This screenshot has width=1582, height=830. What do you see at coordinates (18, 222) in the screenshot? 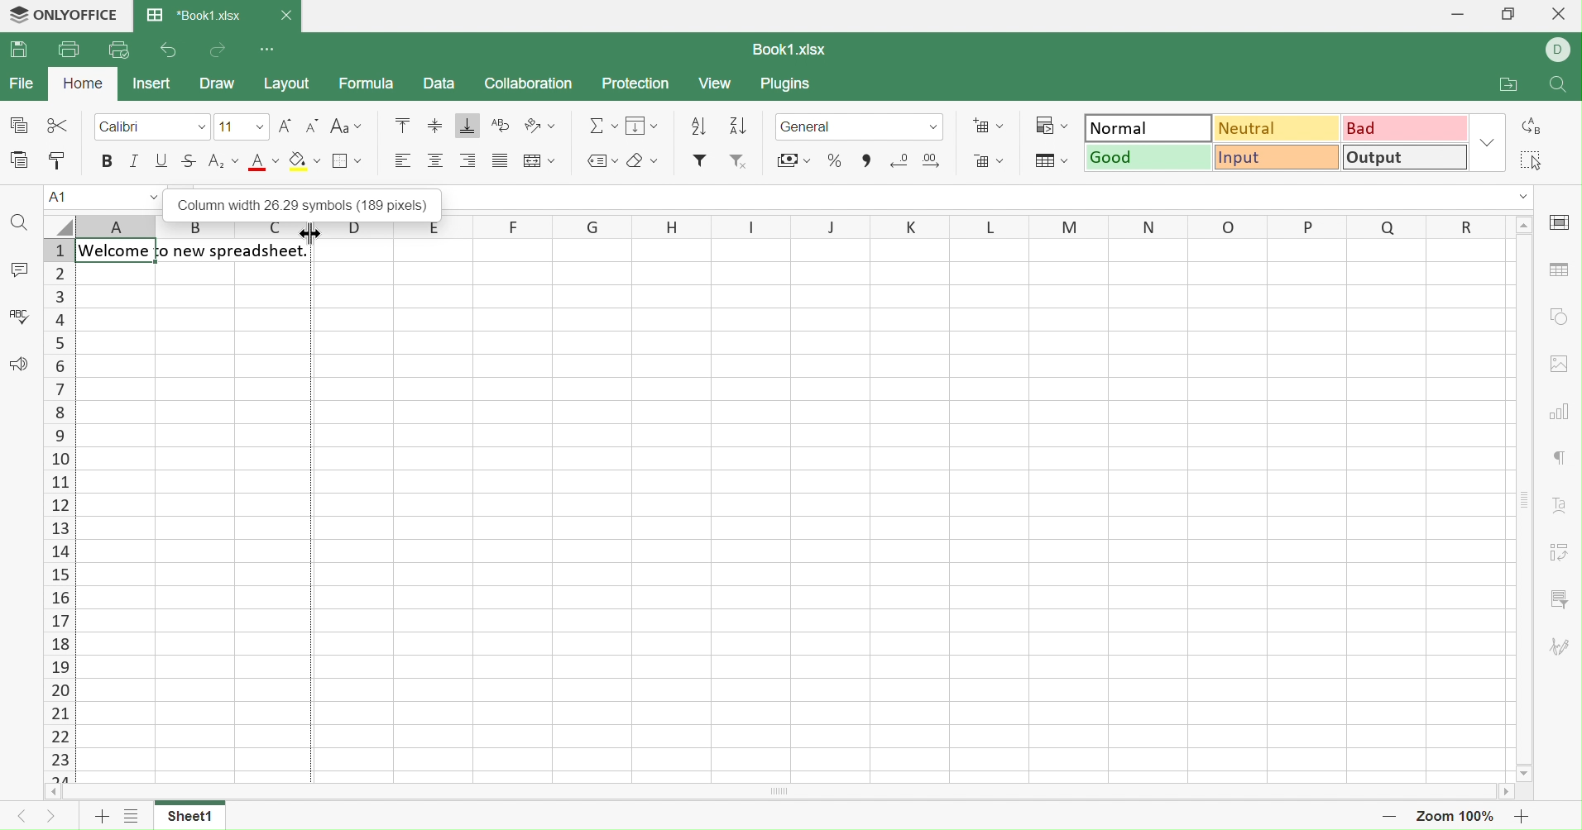
I see `Find` at bounding box center [18, 222].